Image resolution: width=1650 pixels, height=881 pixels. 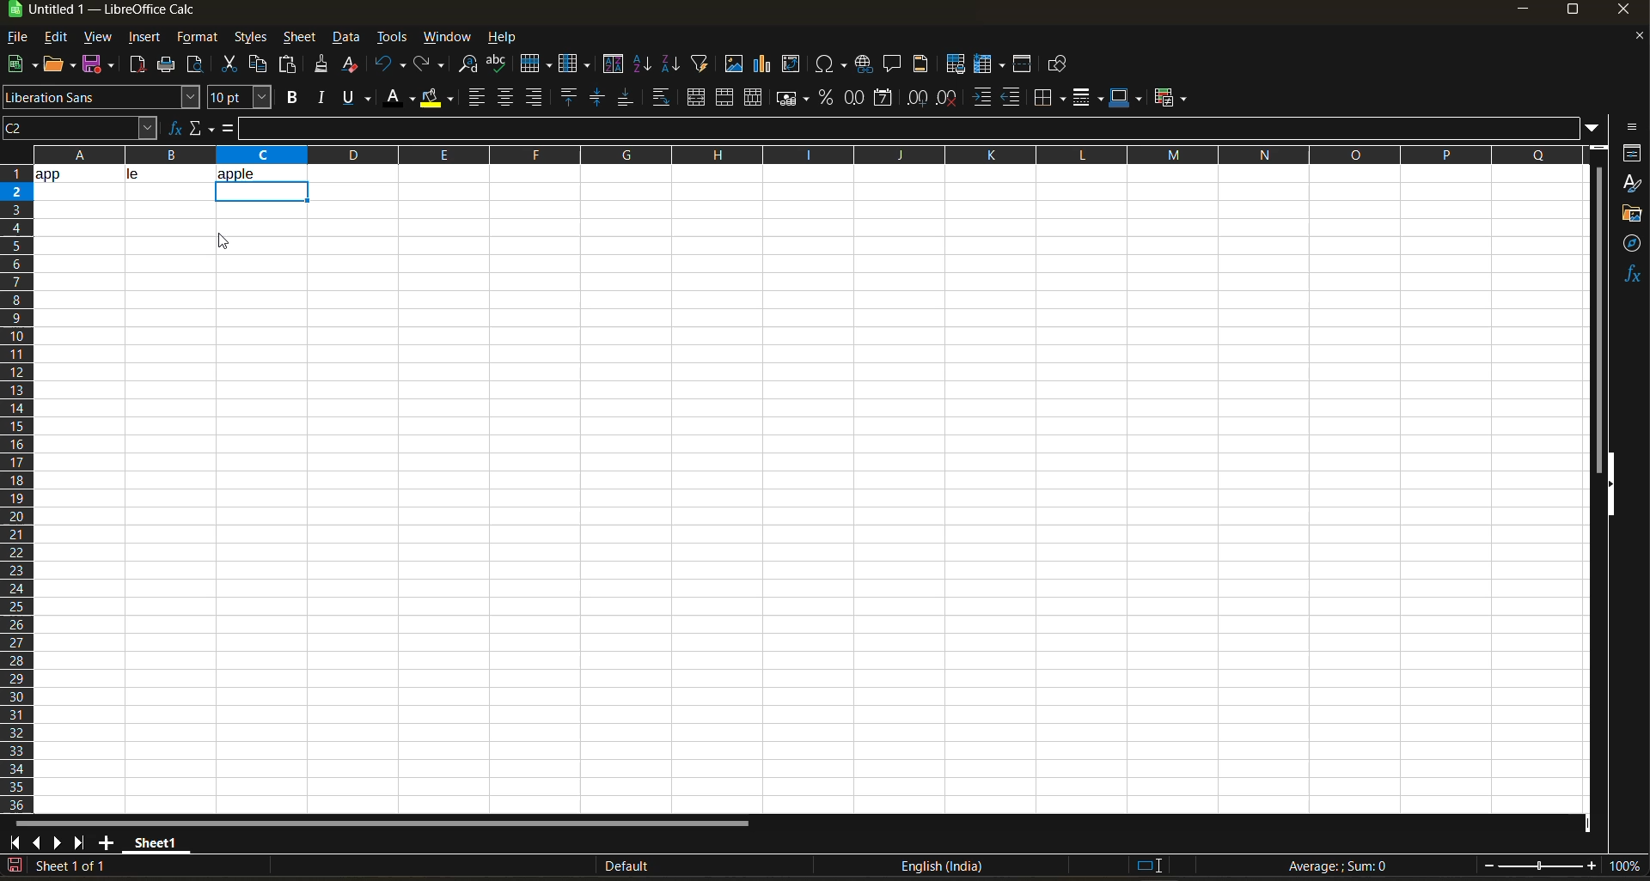 I want to click on zoom slider, so click(x=1540, y=866).